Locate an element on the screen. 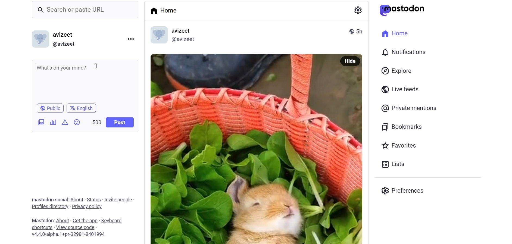 The width and height of the screenshot is (512, 244). invite people is located at coordinates (119, 199).